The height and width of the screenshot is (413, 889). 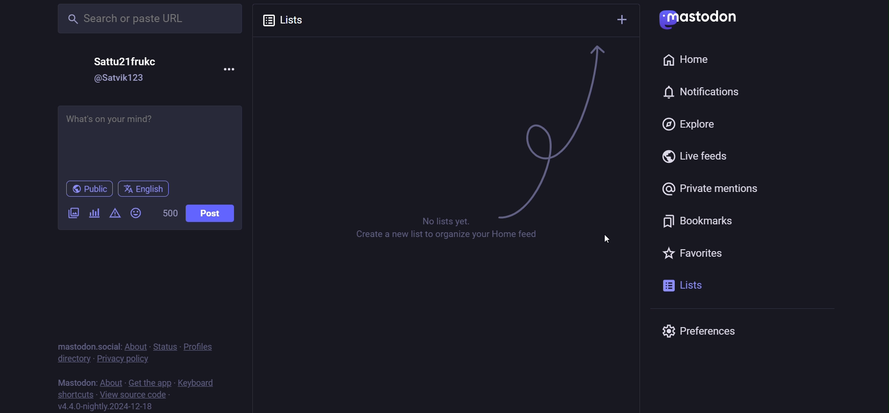 I want to click on image/video, so click(x=73, y=212).